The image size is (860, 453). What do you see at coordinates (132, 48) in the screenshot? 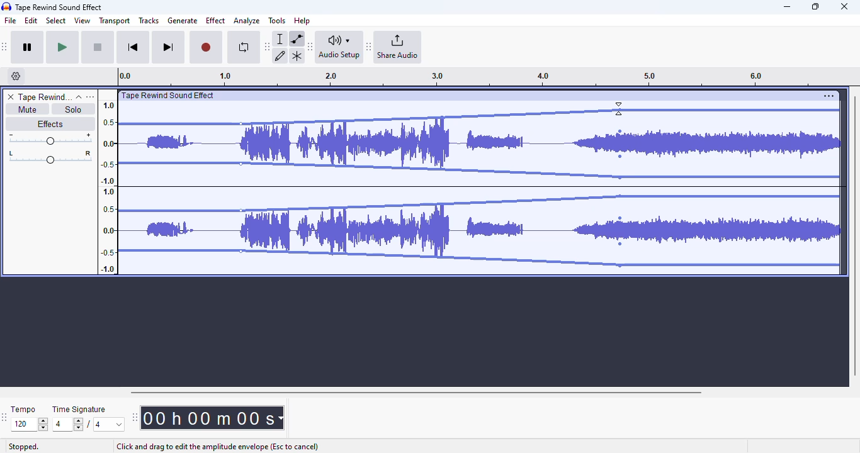
I see `skip to start` at bounding box center [132, 48].